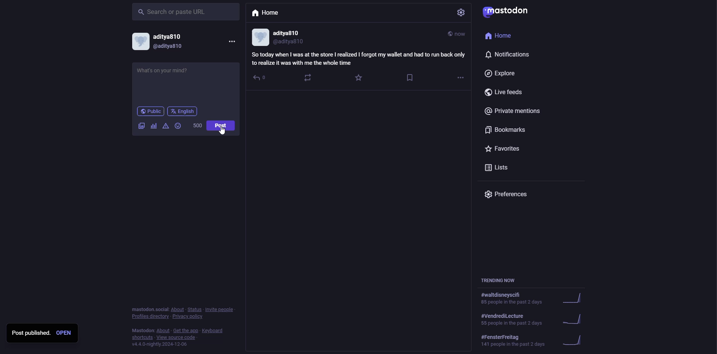 The height and width of the screenshot is (354, 717). I want to click on explore, so click(503, 74).